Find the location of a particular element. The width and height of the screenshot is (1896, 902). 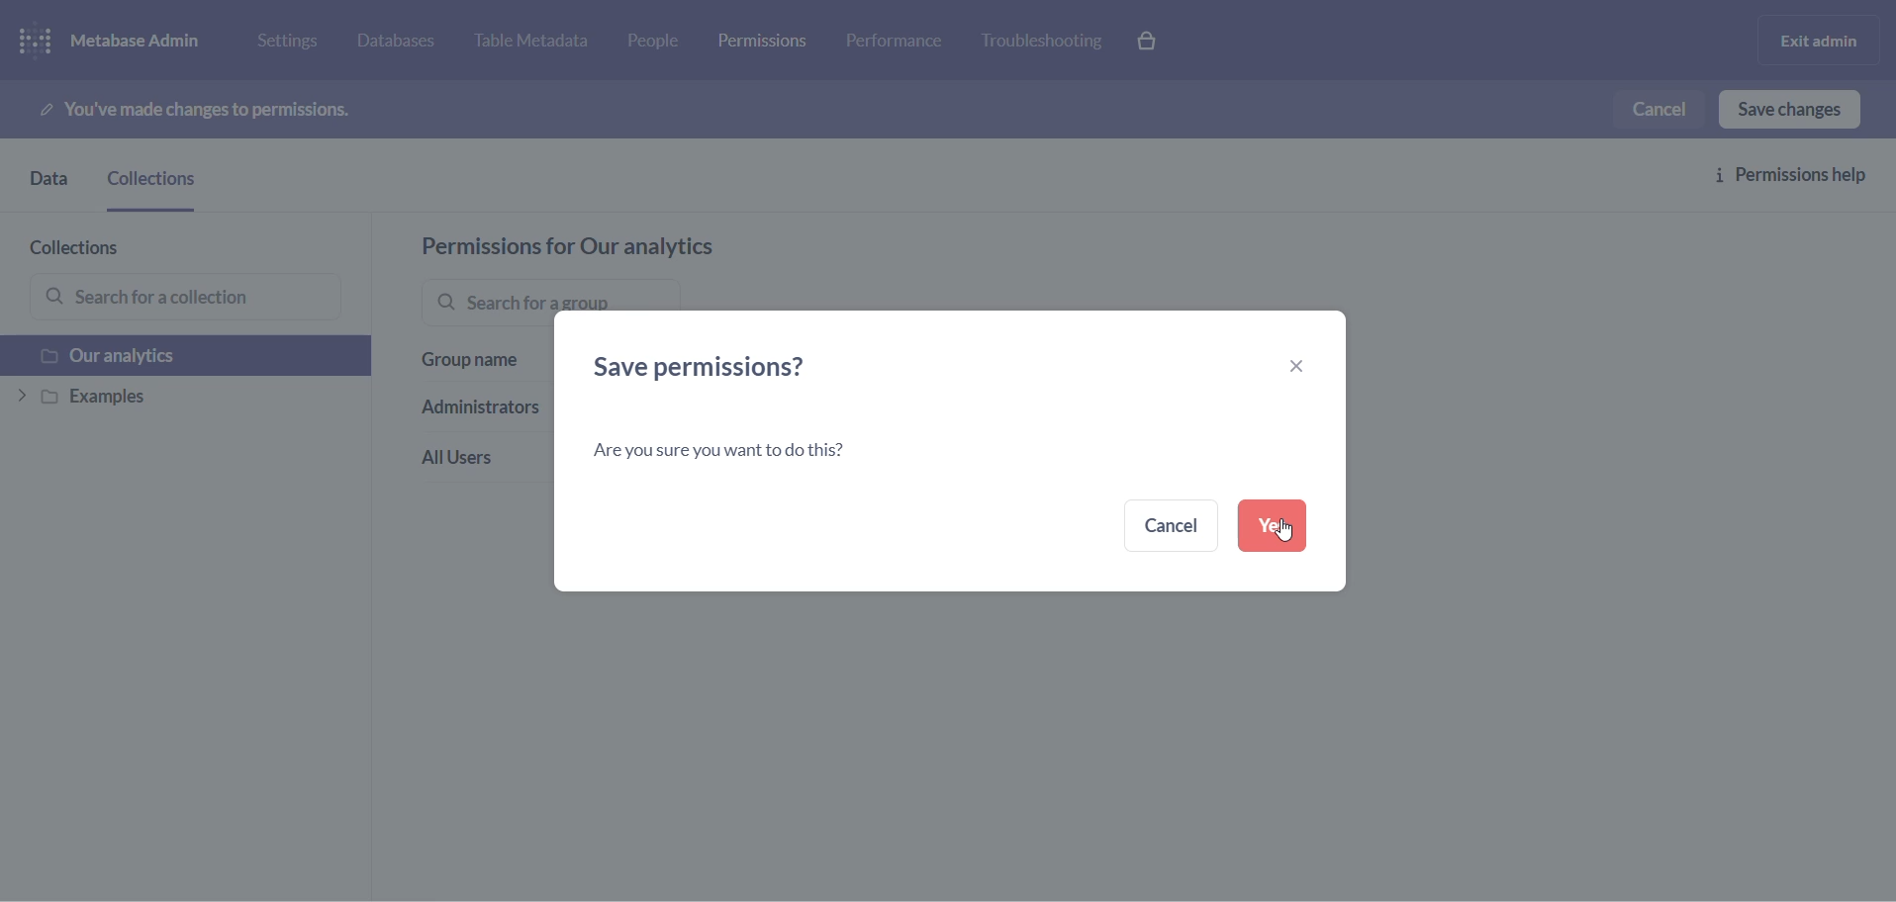

collections is located at coordinates (95, 247).